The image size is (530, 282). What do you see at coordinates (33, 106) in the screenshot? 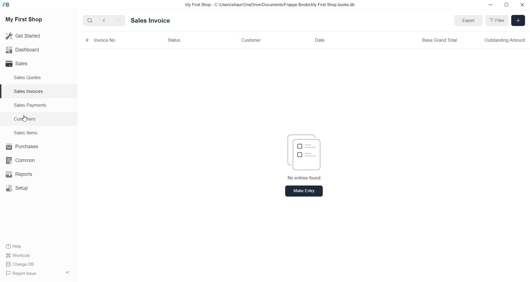
I see `sales payments` at bounding box center [33, 106].